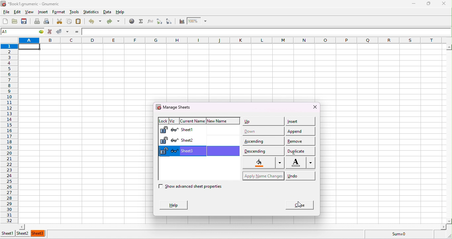  I want to click on cell name A1, so click(18, 31).